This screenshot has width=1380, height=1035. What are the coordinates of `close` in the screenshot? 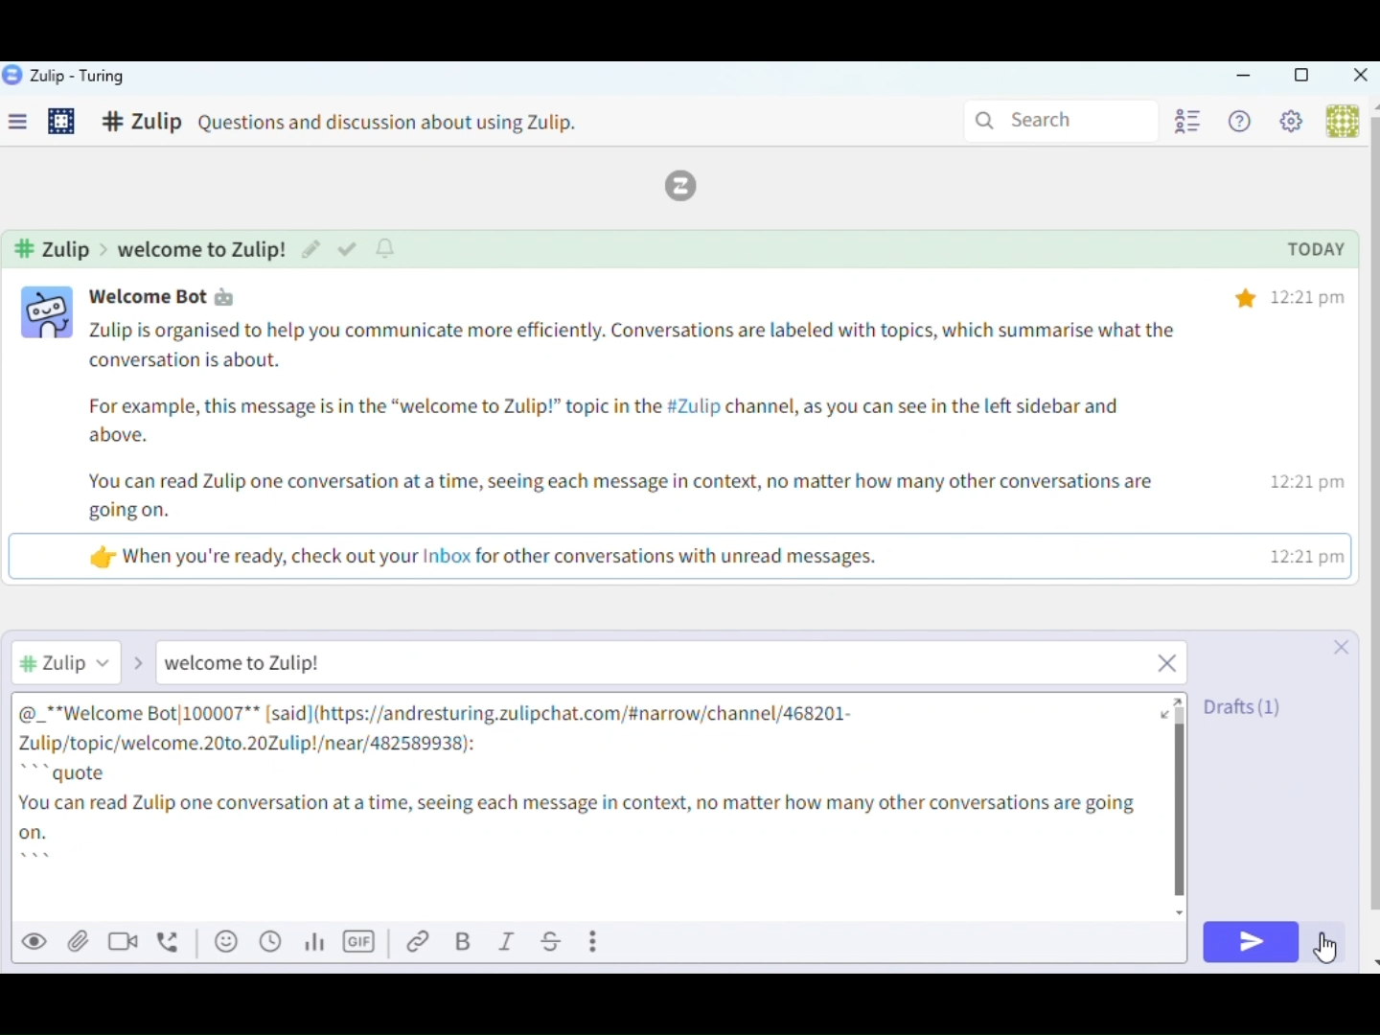 It's located at (1336, 645).